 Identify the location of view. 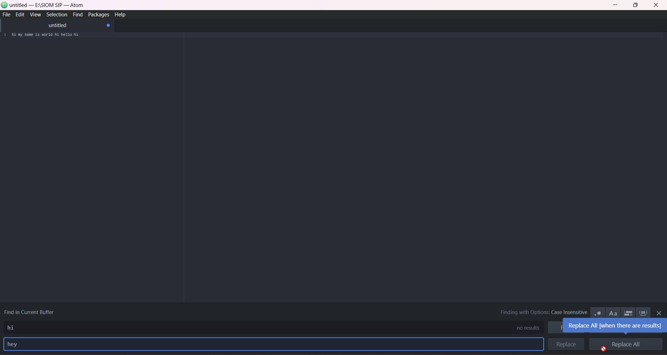
(35, 15).